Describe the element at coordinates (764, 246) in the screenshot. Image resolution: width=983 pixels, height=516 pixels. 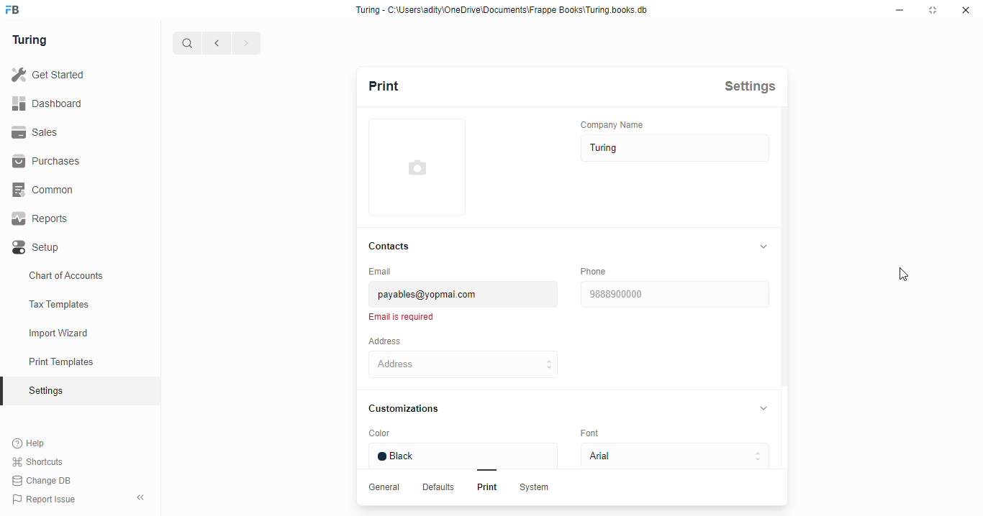
I see `collapse` at that location.